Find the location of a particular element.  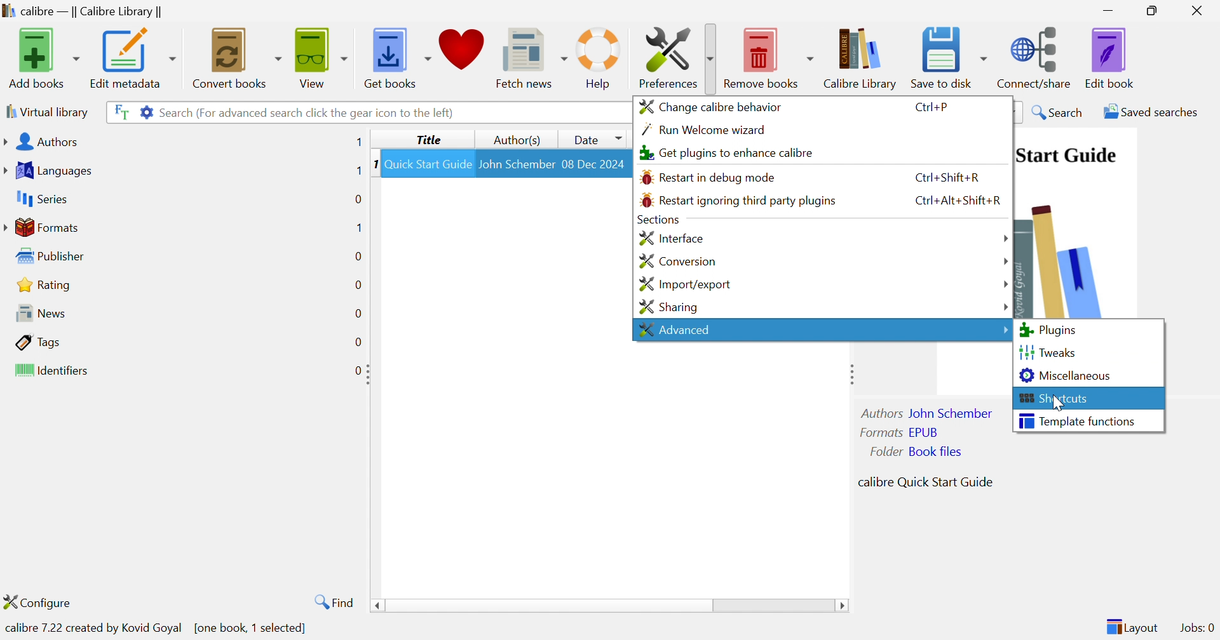

0 is located at coordinates (357, 255).